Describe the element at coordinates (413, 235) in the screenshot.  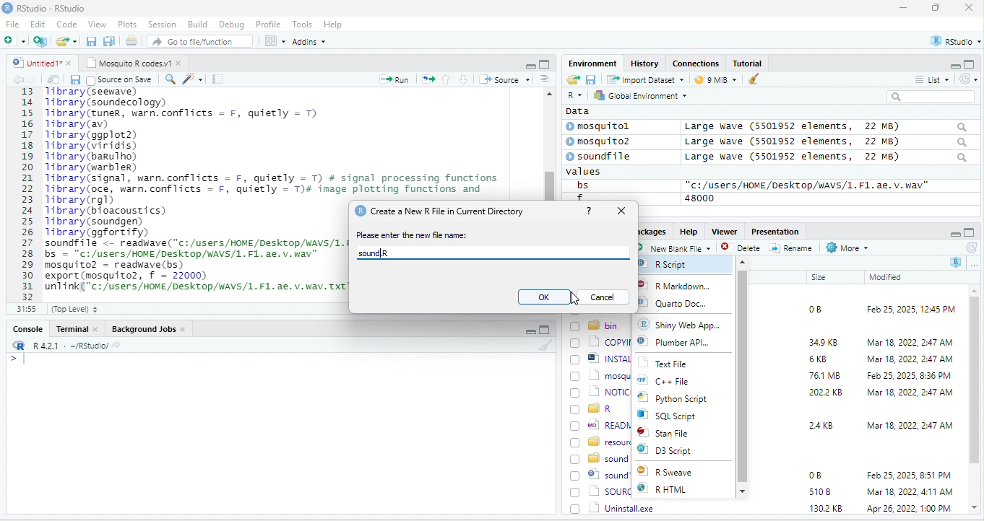
I see `Please enter the new file name:` at that location.